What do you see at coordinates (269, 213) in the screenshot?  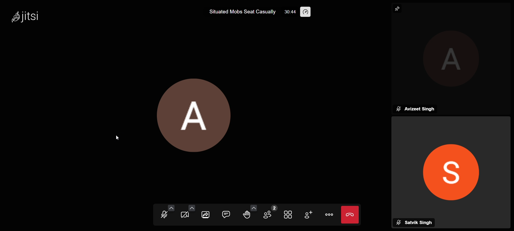 I see `participants` at bounding box center [269, 213].